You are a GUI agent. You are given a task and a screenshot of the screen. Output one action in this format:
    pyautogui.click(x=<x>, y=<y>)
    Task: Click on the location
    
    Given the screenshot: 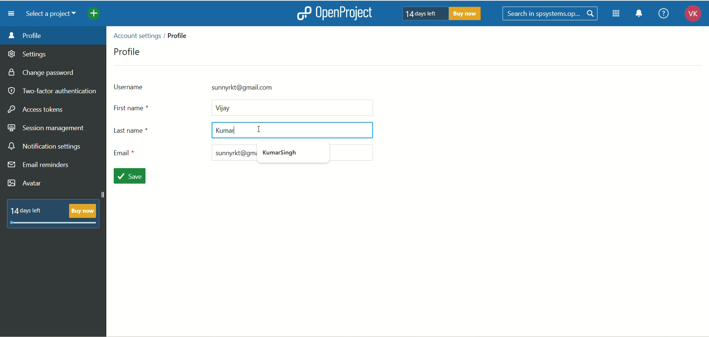 What is the action you would take?
    pyautogui.click(x=154, y=35)
    